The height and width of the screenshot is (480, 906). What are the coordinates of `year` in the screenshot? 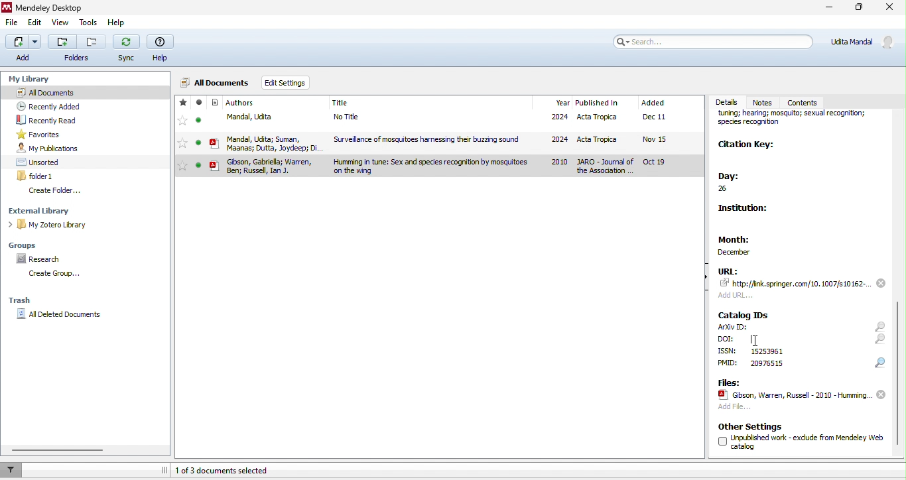 It's located at (562, 103).